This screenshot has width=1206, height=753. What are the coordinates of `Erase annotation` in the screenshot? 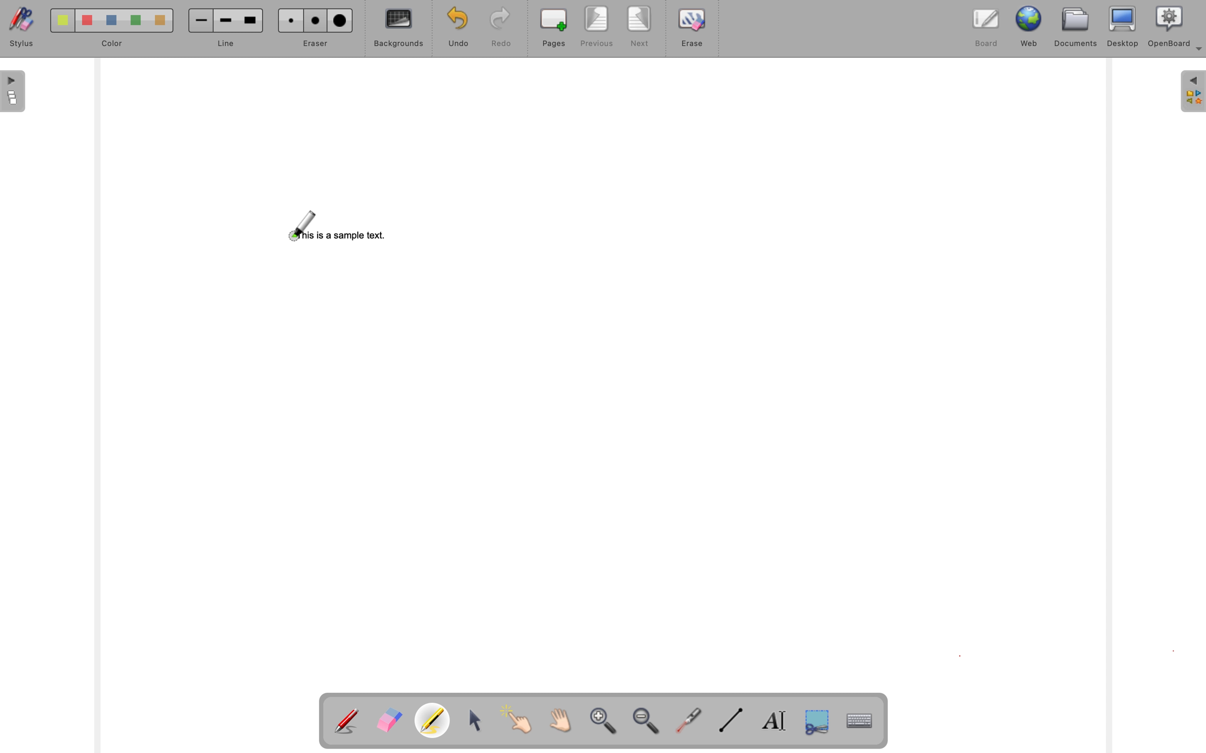 It's located at (391, 718).